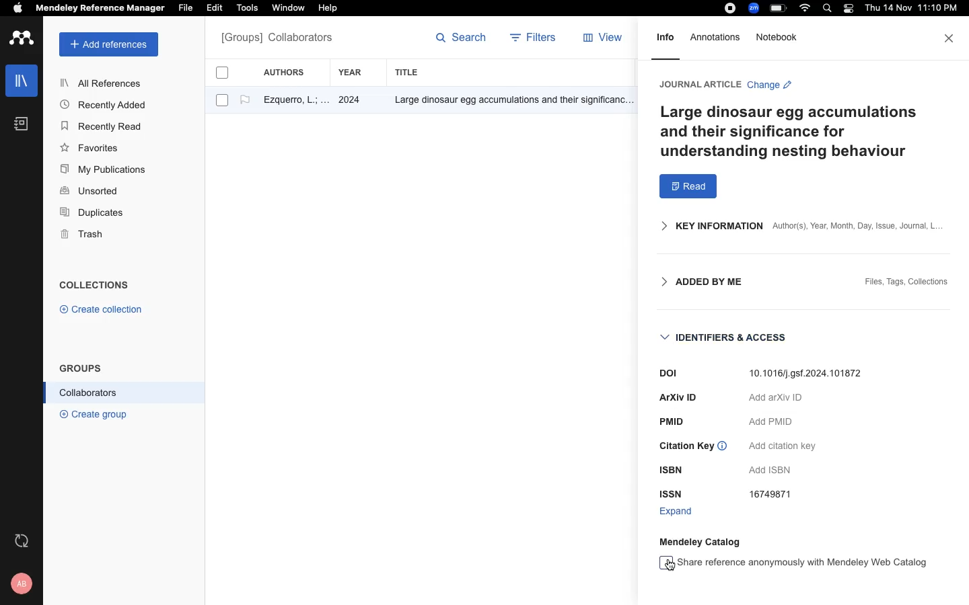 The width and height of the screenshot is (969, 605). Describe the element at coordinates (756, 8) in the screenshot. I see `zoom` at that location.